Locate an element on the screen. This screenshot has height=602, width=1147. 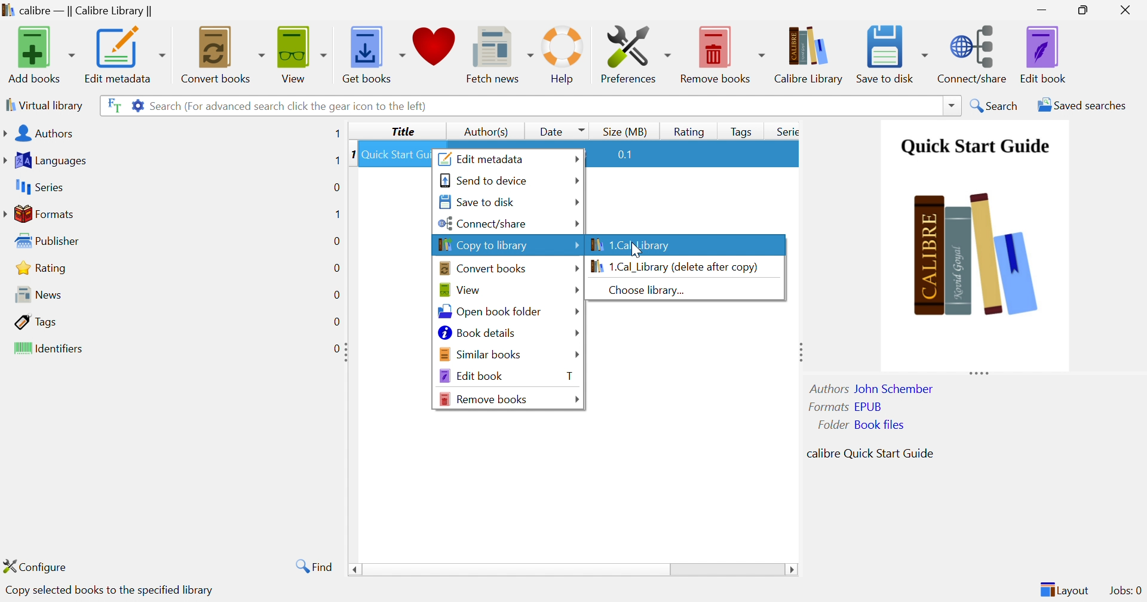
0 is located at coordinates (336, 187).